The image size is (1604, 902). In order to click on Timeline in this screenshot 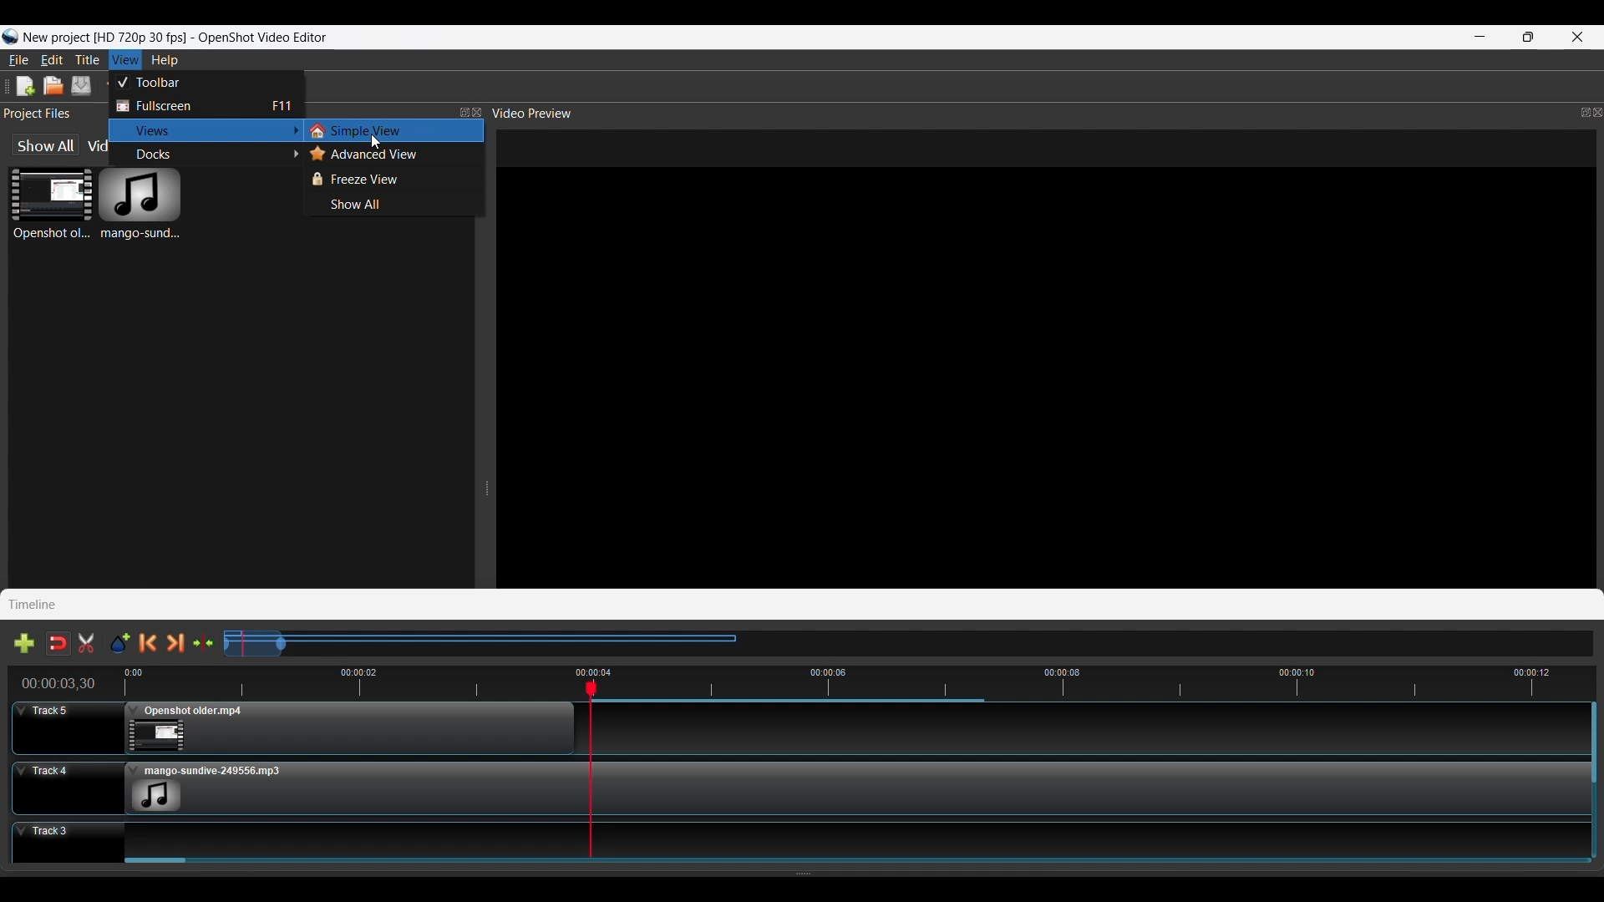, I will do `click(35, 603)`.